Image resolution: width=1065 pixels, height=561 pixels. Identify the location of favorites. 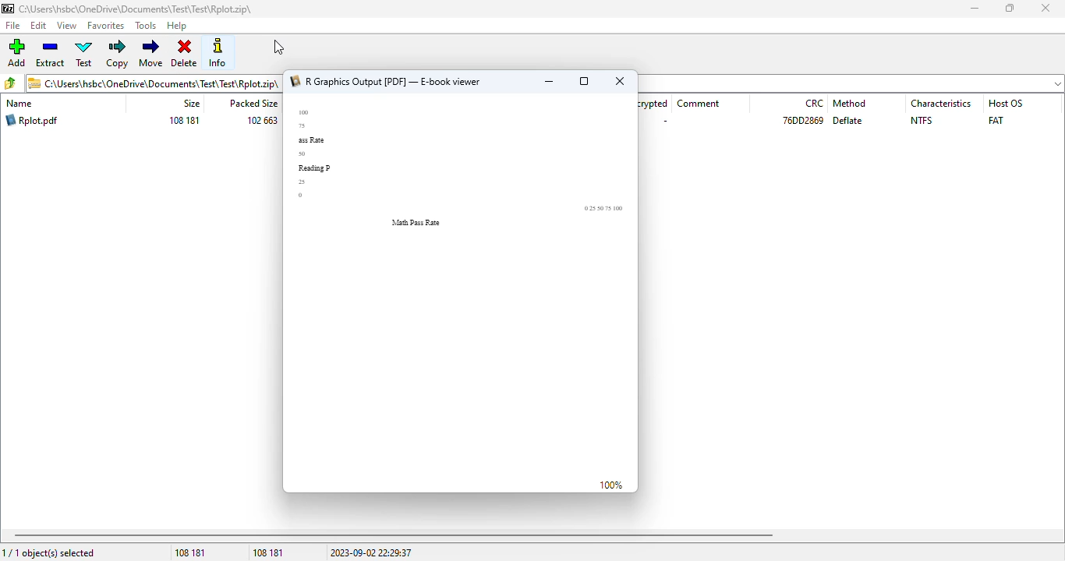
(106, 26).